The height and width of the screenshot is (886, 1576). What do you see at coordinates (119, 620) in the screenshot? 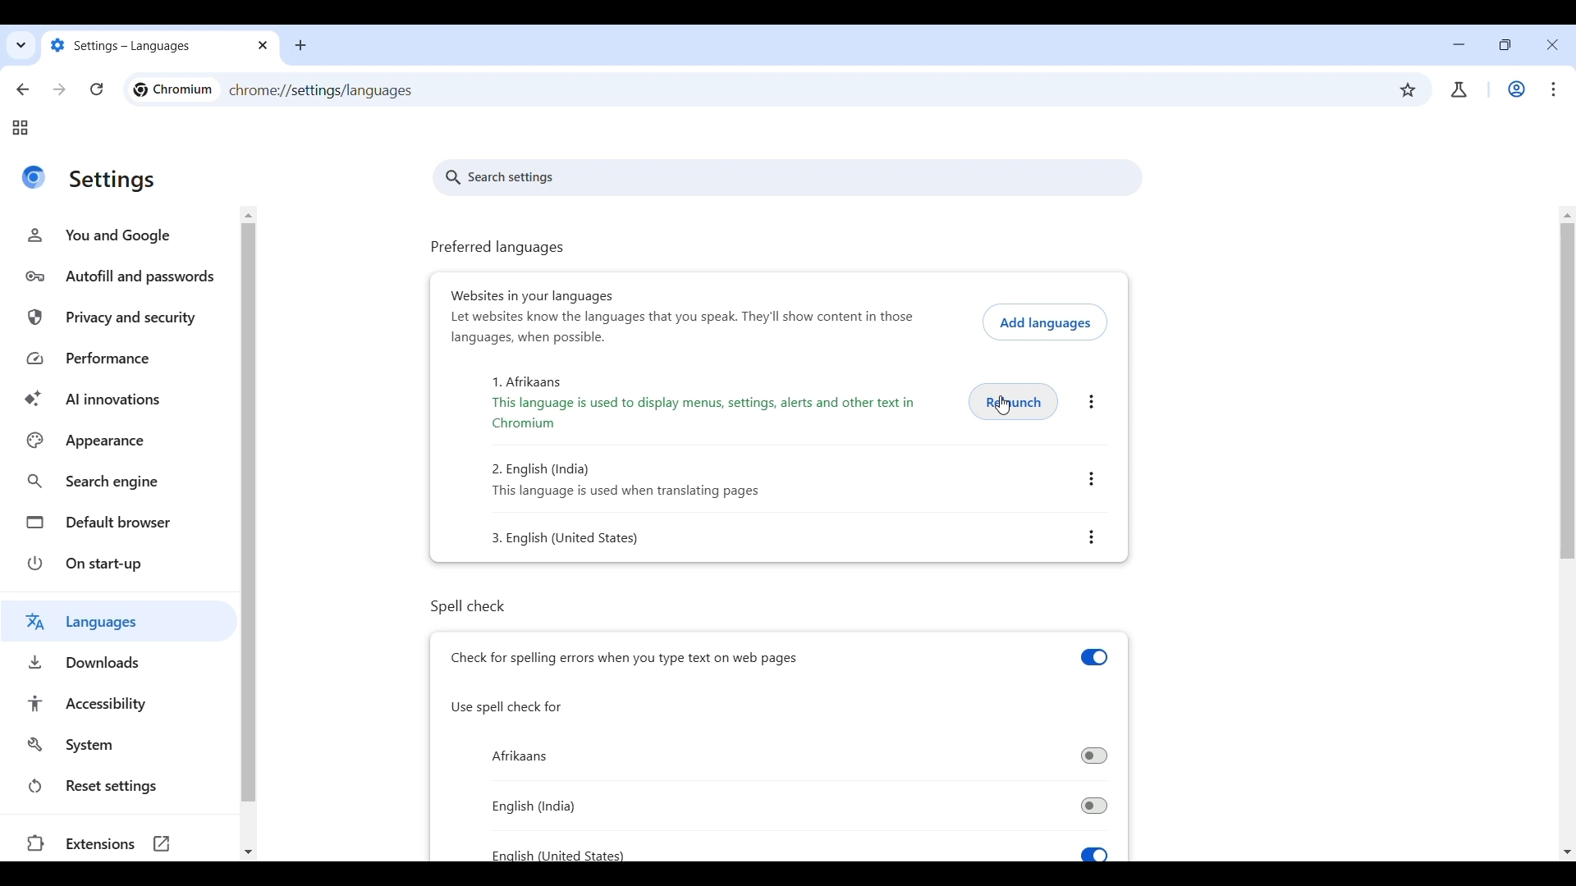
I see `Languages highlighted` at bounding box center [119, 620].